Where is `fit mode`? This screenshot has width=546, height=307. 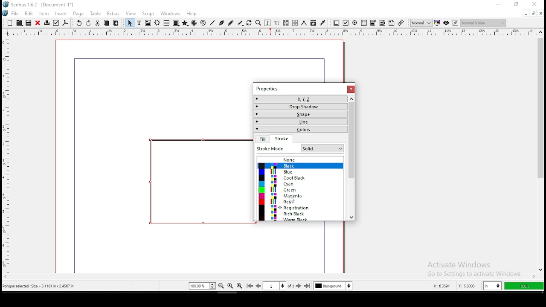
fit mode is located at coordinates (276, 148).